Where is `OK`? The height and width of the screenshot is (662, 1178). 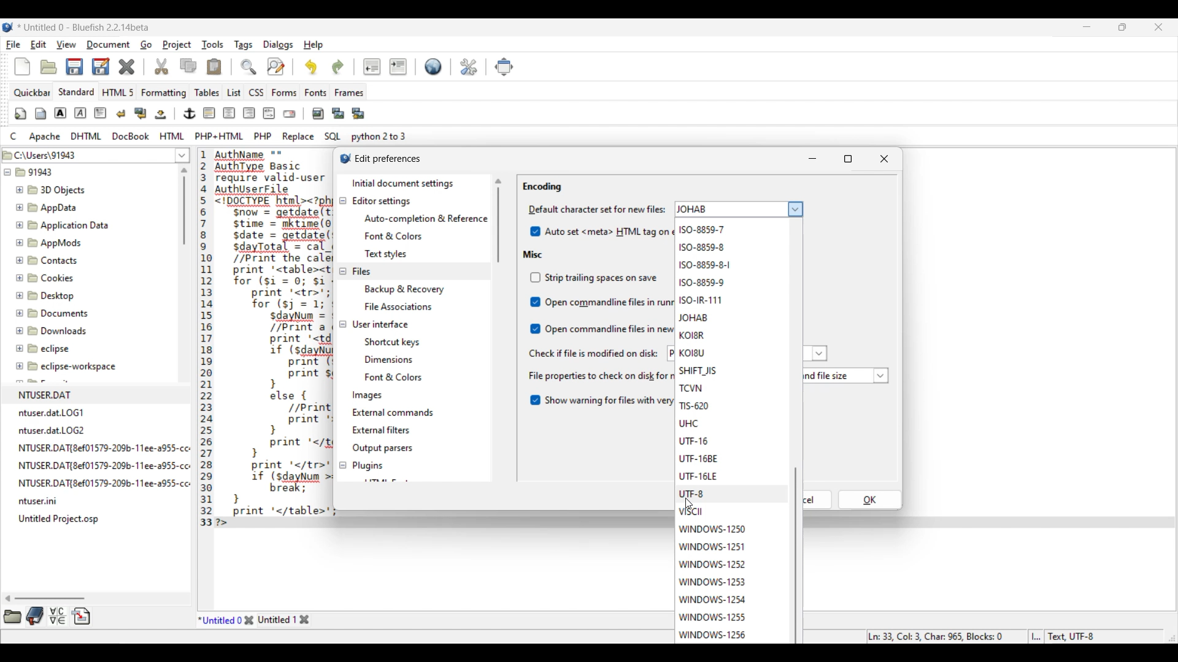
OK is located at coordinates (816, 499).